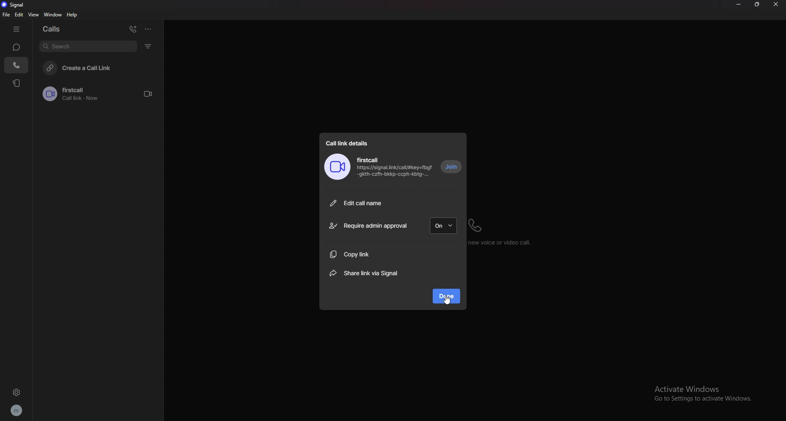 This screenshot has width=786, height=421. What do you see at coordinates (337, 167) in the screenshot?
I see `call image` at bounding box center [337, 167].